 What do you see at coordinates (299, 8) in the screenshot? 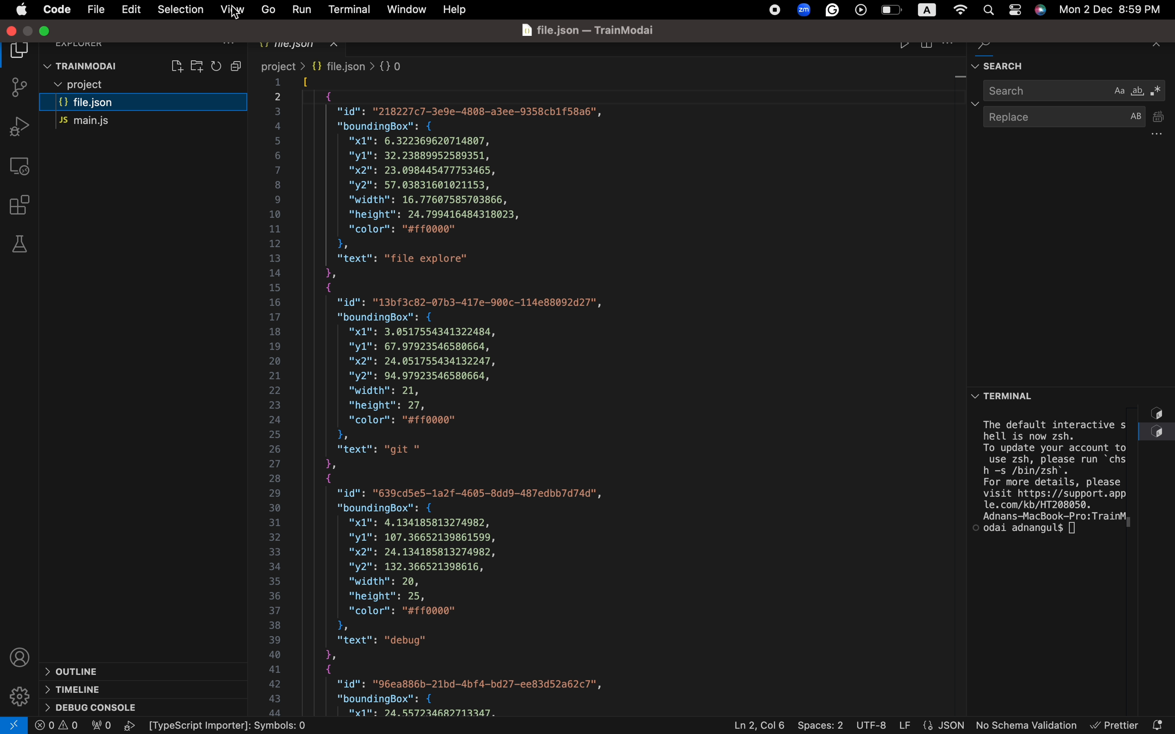
I see `run` at bounding box center [299, 8].